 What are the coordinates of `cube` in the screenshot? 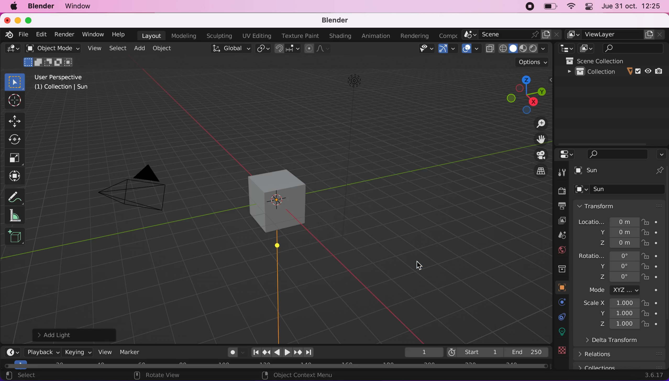 It's located at (621, 190).